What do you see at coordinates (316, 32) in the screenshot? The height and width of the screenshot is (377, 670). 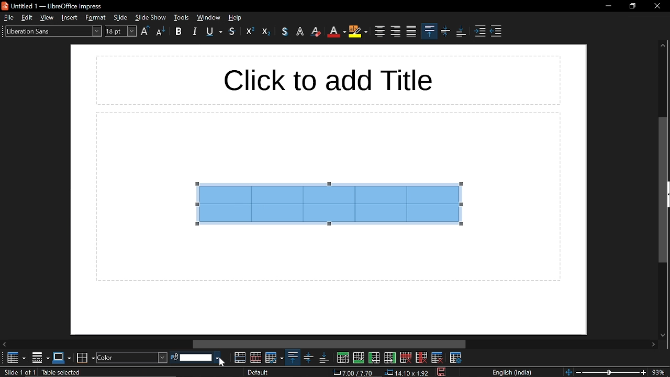 I see `eraser` at bounding box center [316, 32].